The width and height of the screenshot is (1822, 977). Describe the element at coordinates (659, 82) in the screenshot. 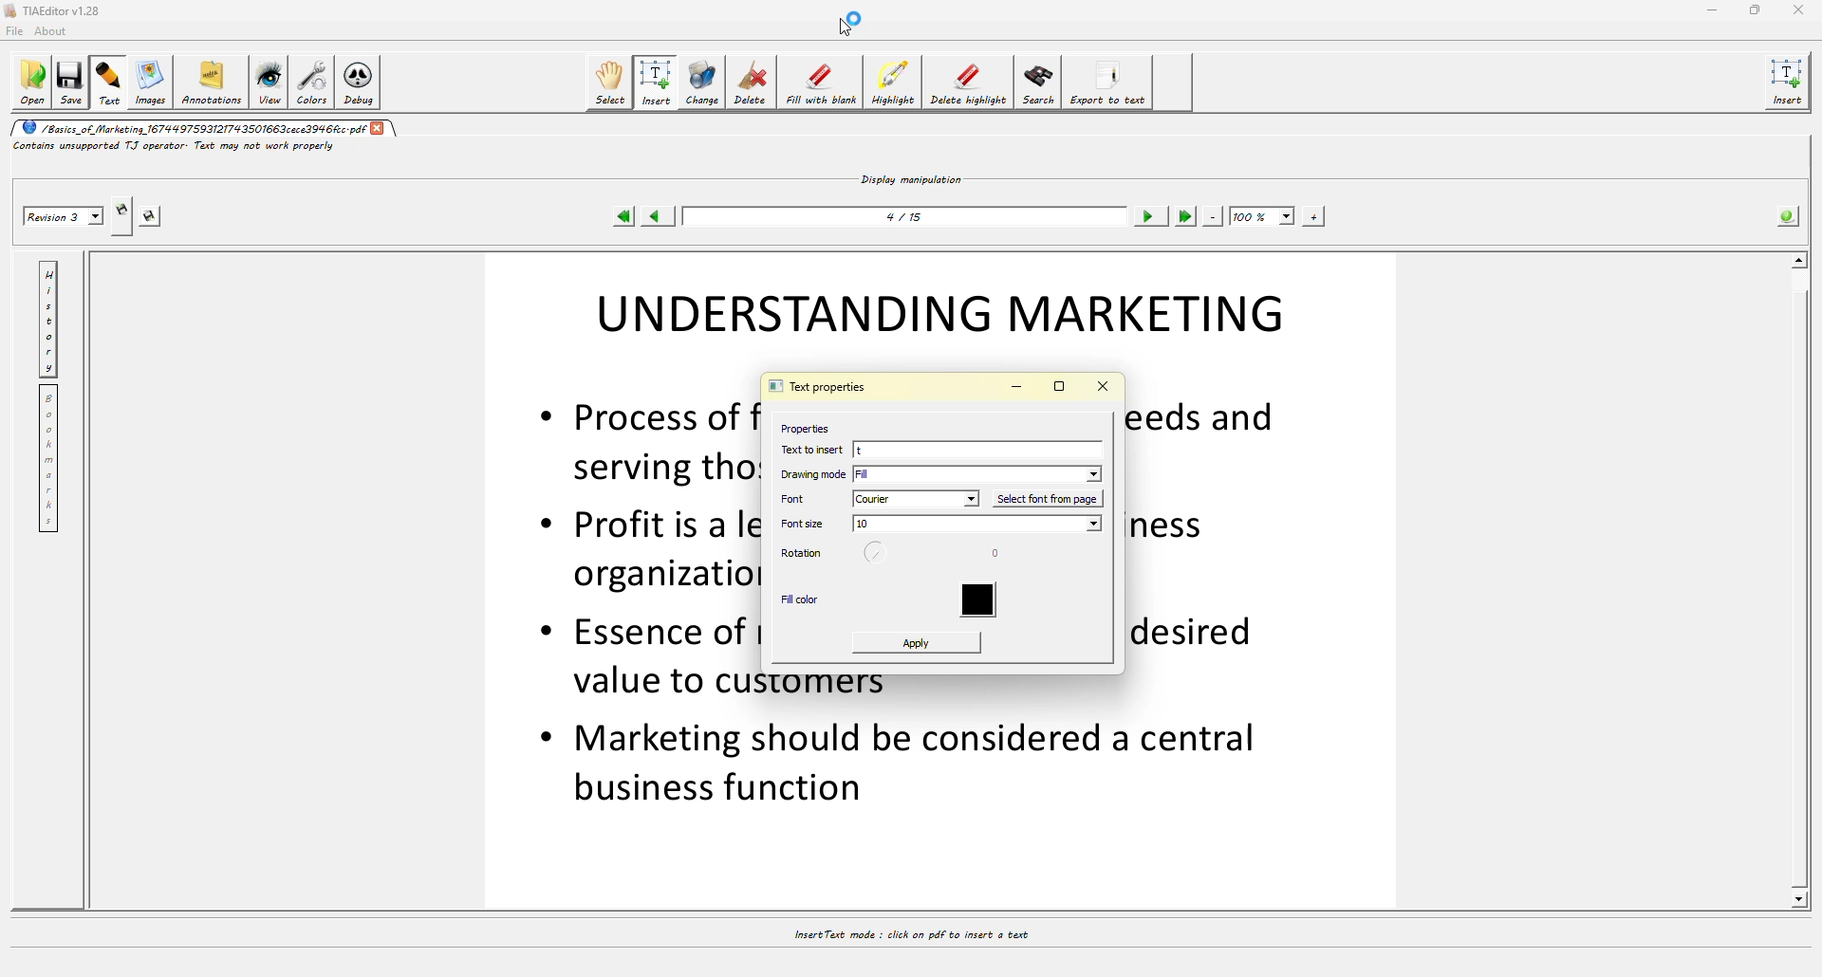

I see `insert` at that location.